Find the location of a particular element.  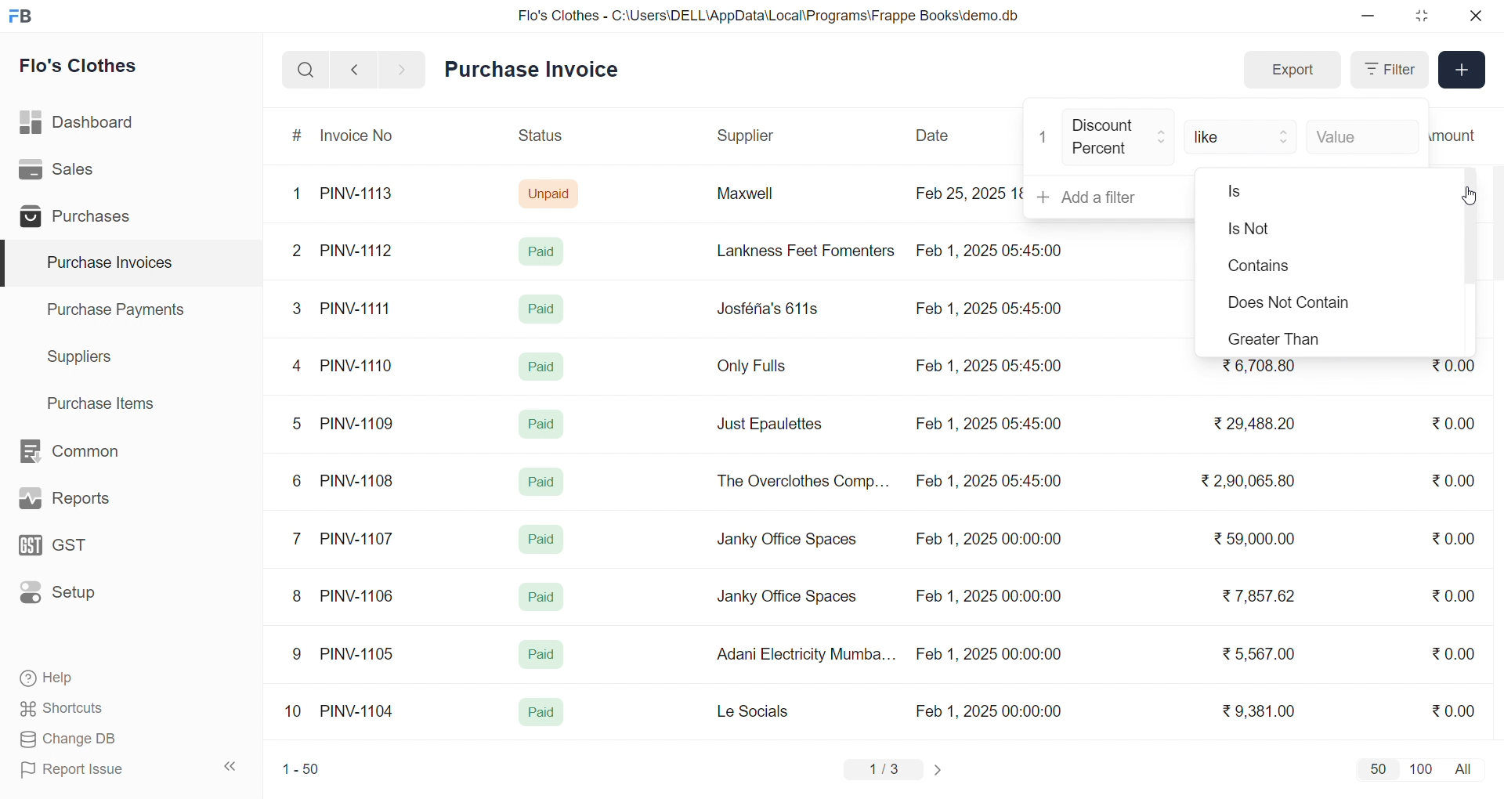

₹0.00 is located at coordinates (1454, 653).